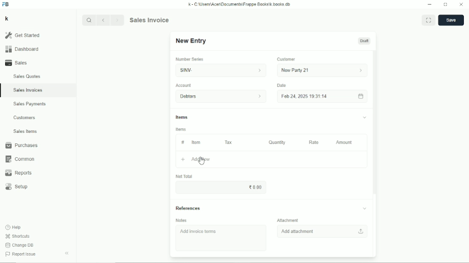 The image size is (469, 263). What do you see at coordinates (222, 96) in the screenshot?
I see `Debtors` at bounding box center [222, 96].